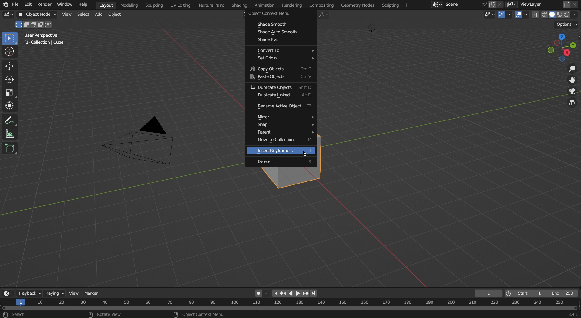 Image resolution: width=581 pixels, height=318 pixels. I want to click on Rotate, so click(9, 80).